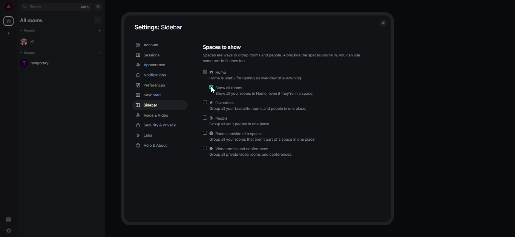 Image resolution: width=515 pixels, height=237 pixels. What do you see at coordinates (257, 76) in the screenshot?
I see `home` at bounding box center [257, 76].